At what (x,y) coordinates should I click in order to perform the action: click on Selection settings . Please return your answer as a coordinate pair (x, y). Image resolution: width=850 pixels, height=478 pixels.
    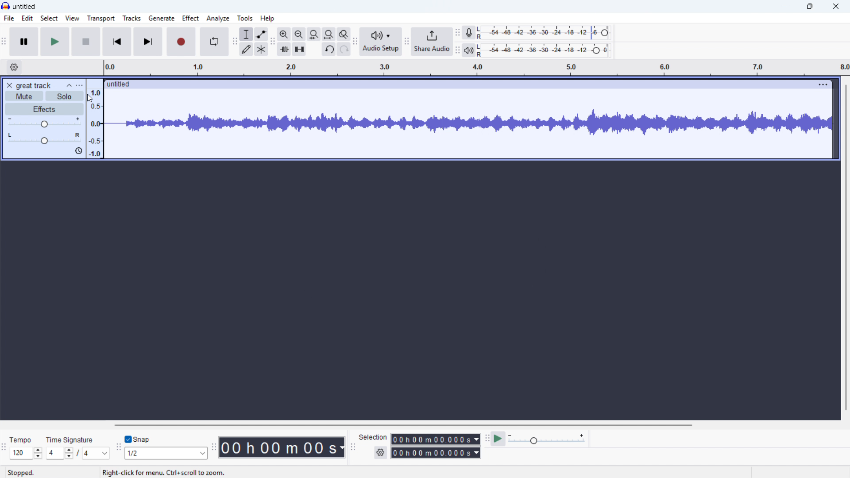
    Looking at the image, I should click on (381, 452).